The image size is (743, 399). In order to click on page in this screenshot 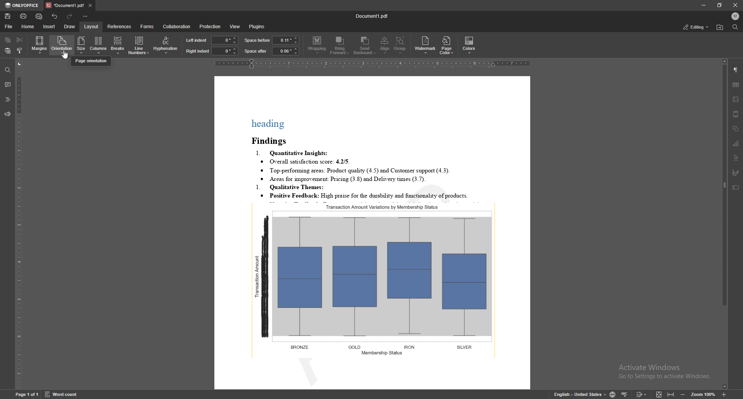, I will do `click(26, 394)`.